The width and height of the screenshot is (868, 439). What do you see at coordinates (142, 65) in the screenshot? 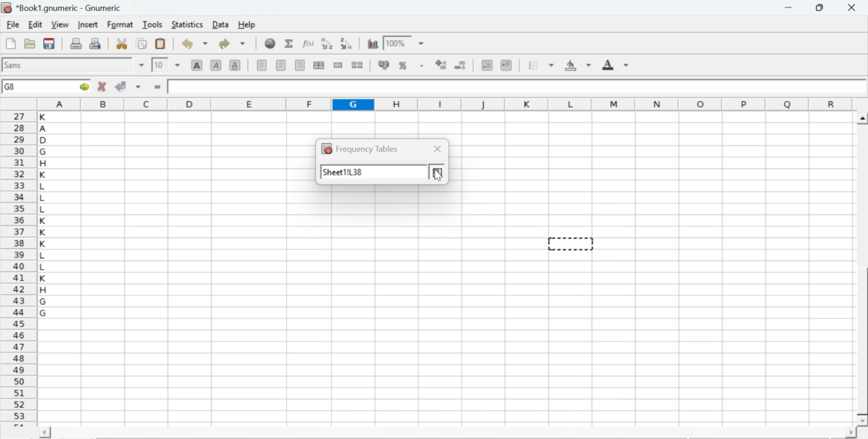
I see `drop down` at bounding box center [142, 65].